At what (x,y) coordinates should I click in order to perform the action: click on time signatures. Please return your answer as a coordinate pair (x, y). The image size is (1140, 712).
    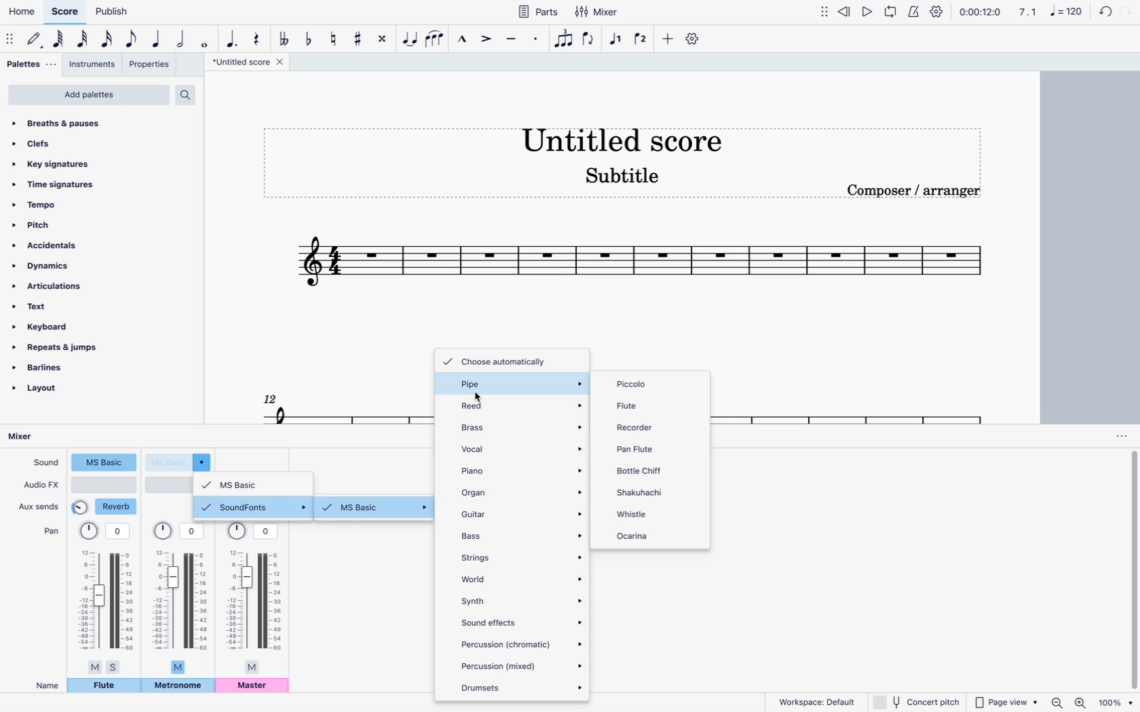
    Looking at the image, I should click on (85, 182).